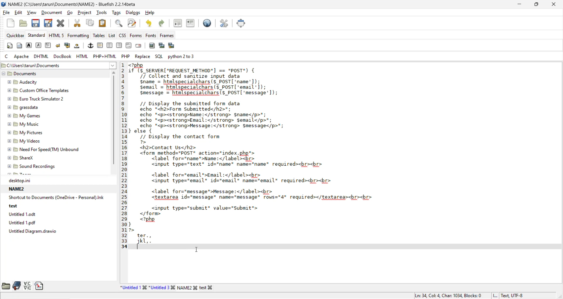  I want to click on documents, so click(21, 74).